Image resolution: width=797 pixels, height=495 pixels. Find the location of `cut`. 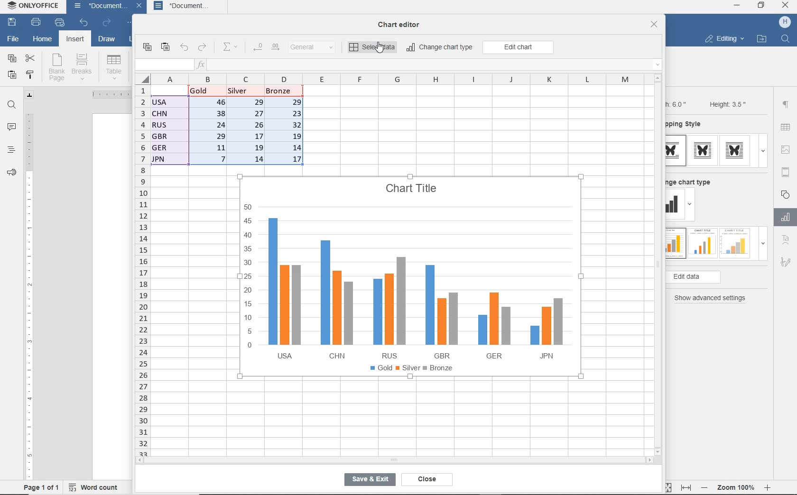

cut is located at coordinates (31, 57).